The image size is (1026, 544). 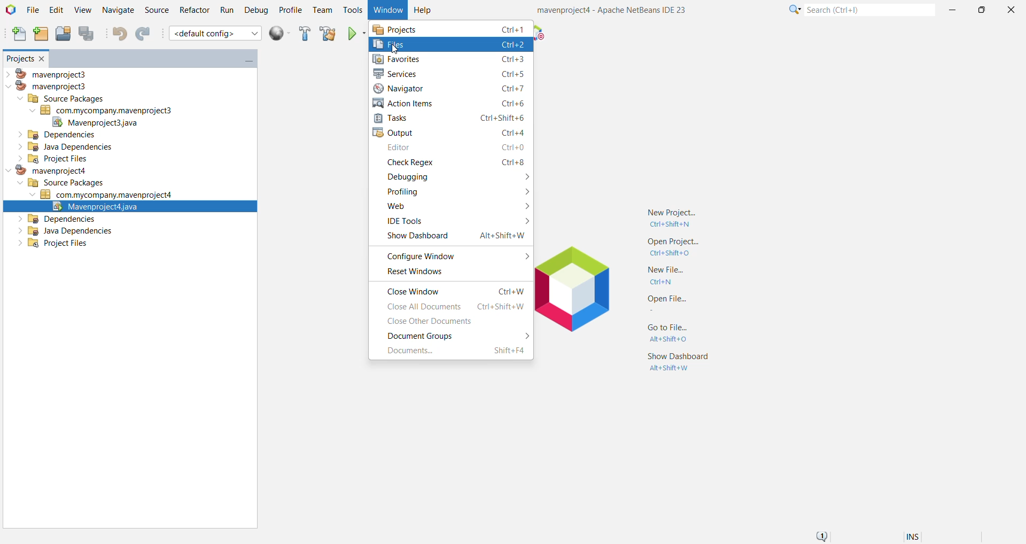 What do you see at coordinates (450, 28) in the screenshot?
I see `Projects` at bounding box center [450, 28].